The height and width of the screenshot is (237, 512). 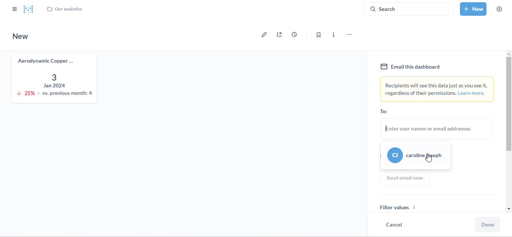 What do you see at coordinates (488, 225) in the screenshot?
I see `done` at bounding box center [488, 225].